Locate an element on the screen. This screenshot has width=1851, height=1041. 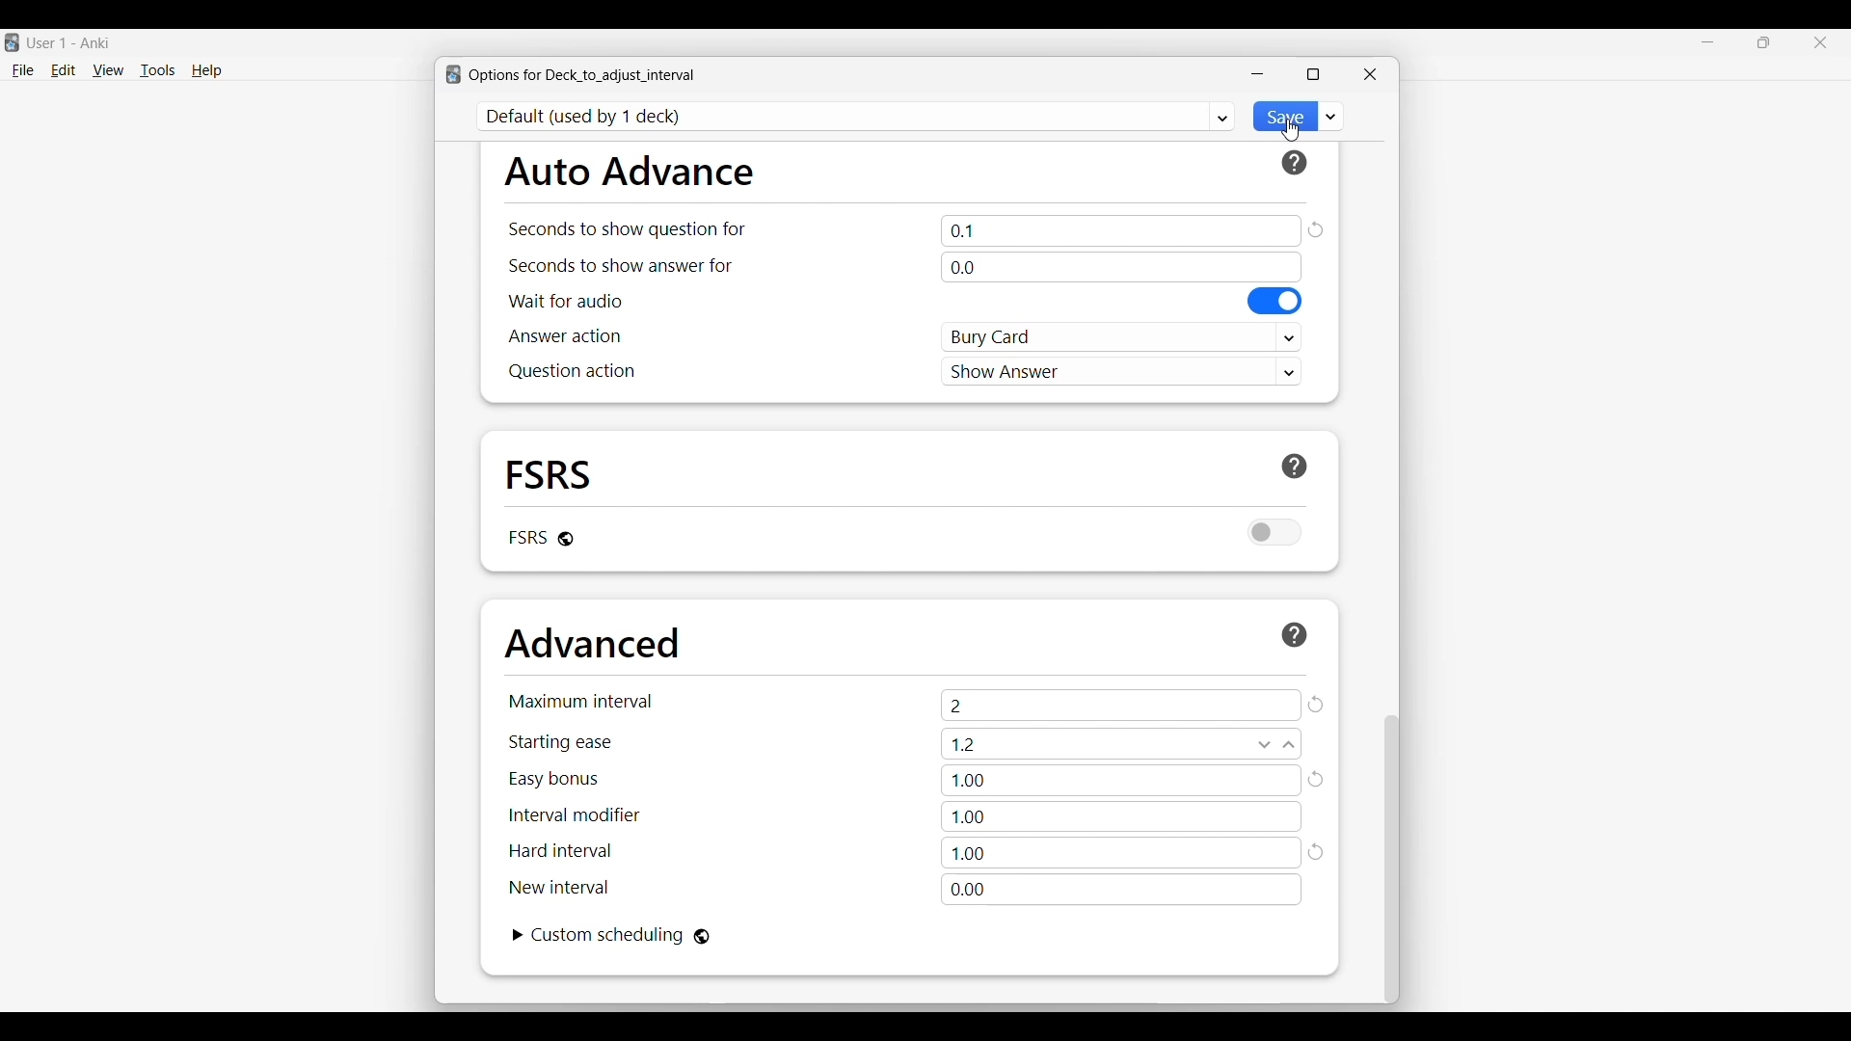
Show interface in smaller tab is located at coordinates (1764, 42).